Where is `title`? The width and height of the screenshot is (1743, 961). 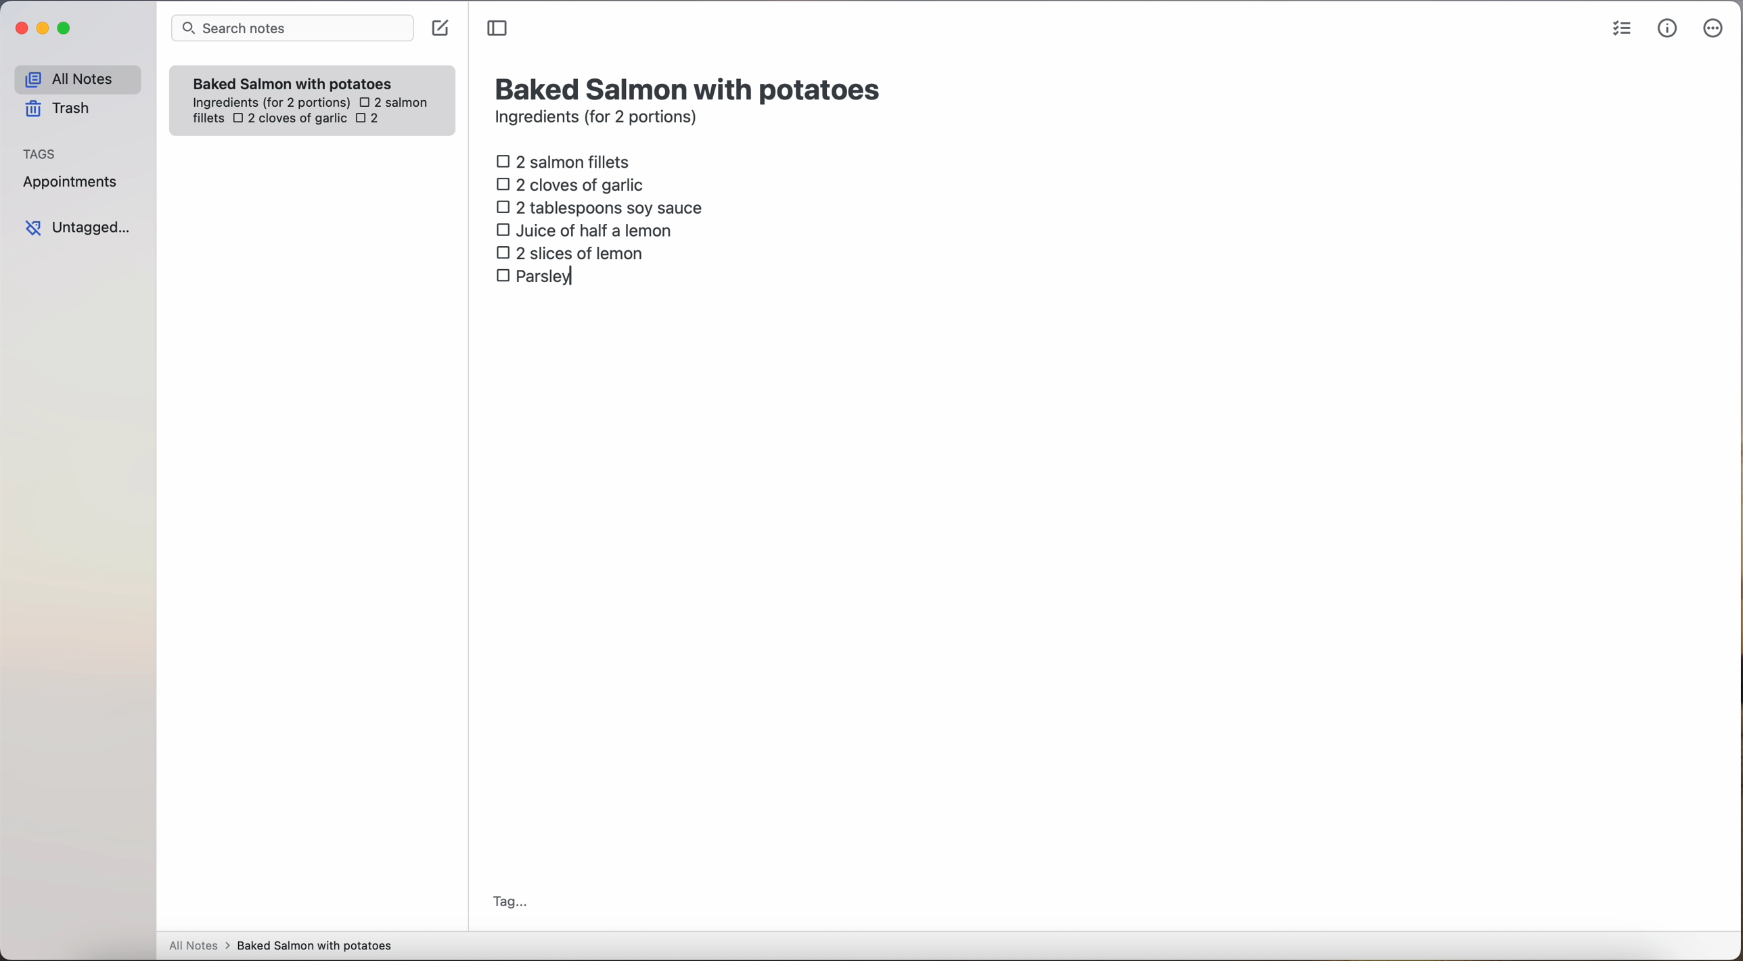 title is located at coordinates (691, 87).